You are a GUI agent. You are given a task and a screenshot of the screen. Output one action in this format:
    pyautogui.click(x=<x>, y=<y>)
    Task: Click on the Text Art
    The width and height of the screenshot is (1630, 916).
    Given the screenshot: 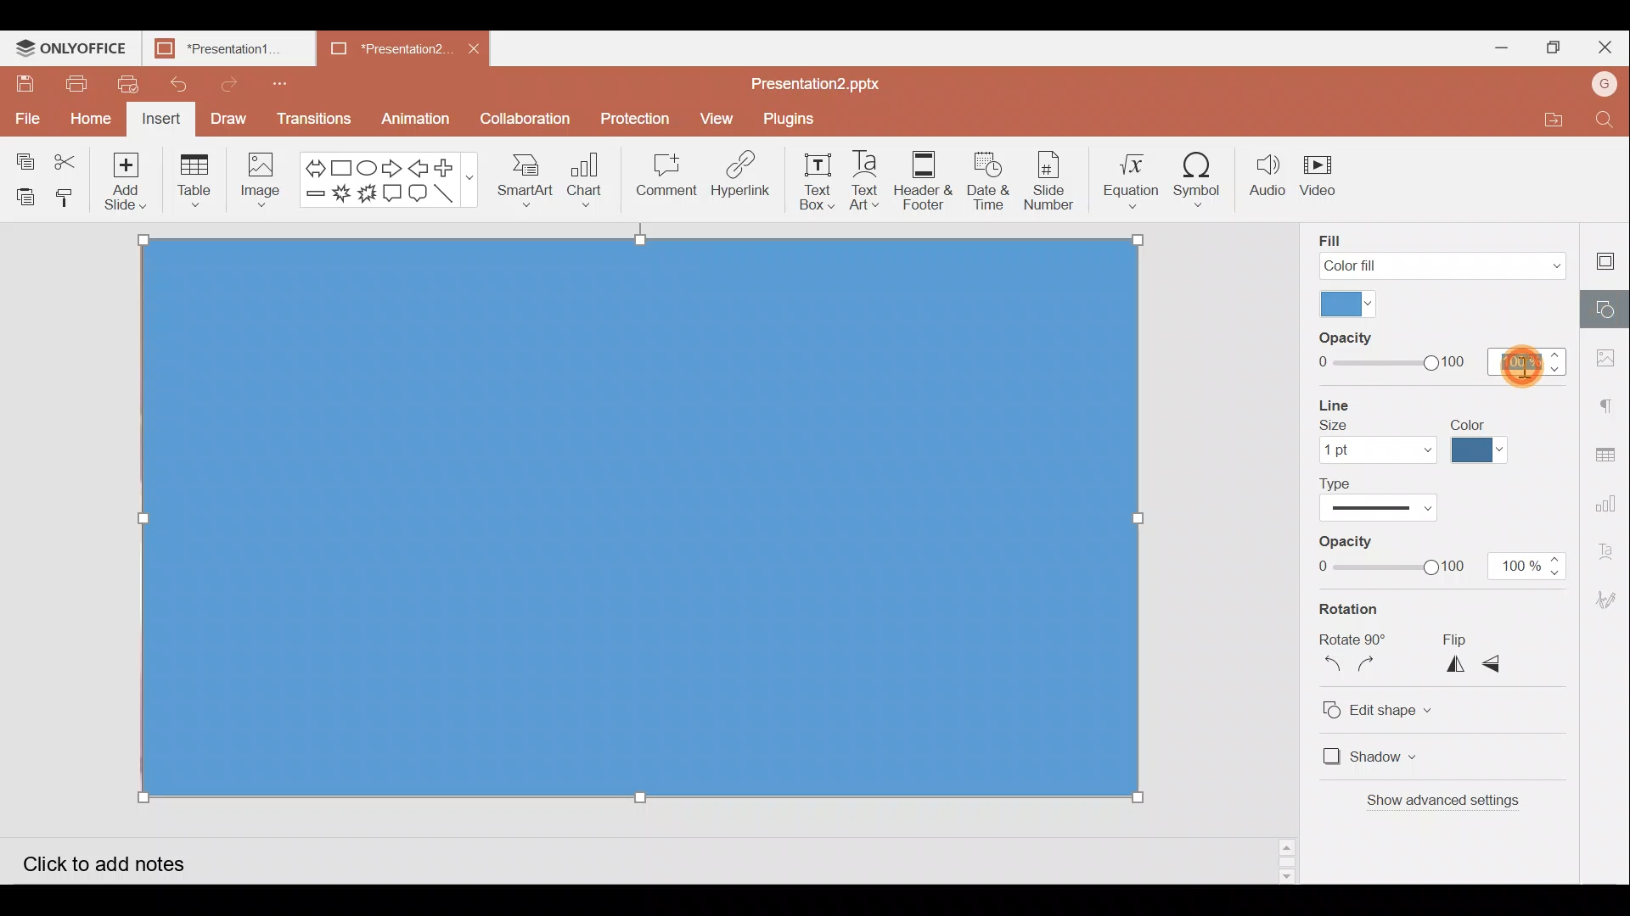 What is the action you would take?
    pyautogui.click(x=865, y=181)
    